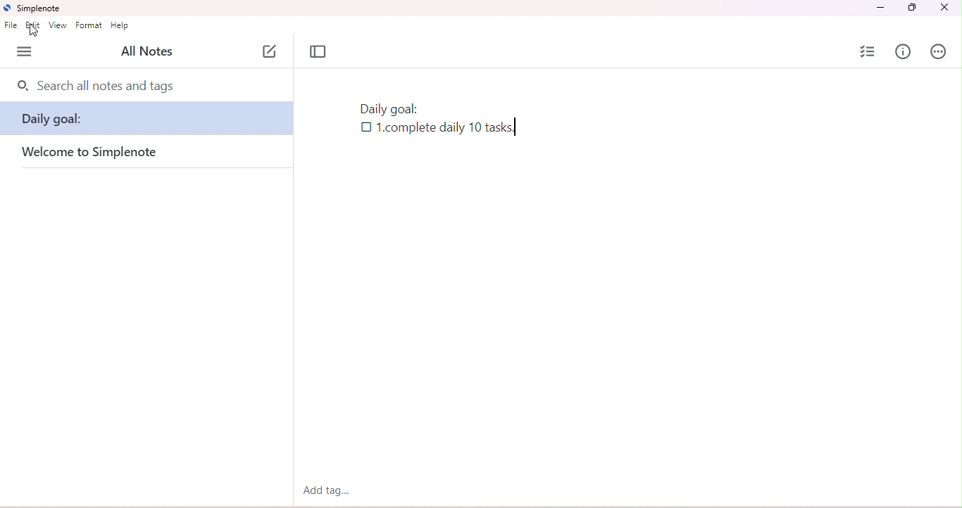 The height and width of the screenshot is (508, 962). Describe the element at coordinates (323, 489) in the screenshot. I see `add tag` at that location.